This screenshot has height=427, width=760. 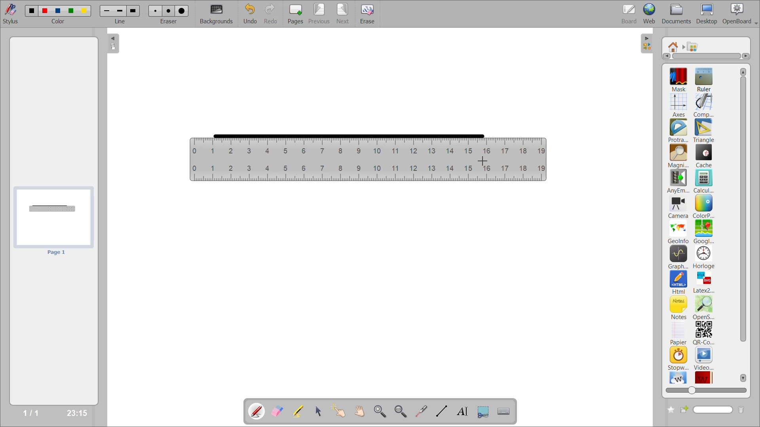 I want to click on colorpicker, so click(x=703, y=206).